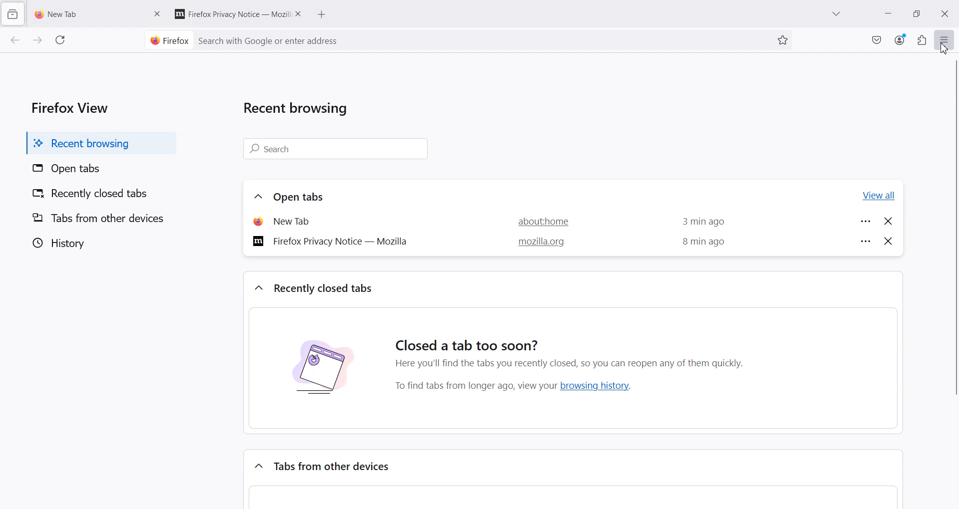 This screenshot has width=959, height=509. Describe the element at coordinates (301, 110) in the screenshot. I see `Recent browsing` at that location.